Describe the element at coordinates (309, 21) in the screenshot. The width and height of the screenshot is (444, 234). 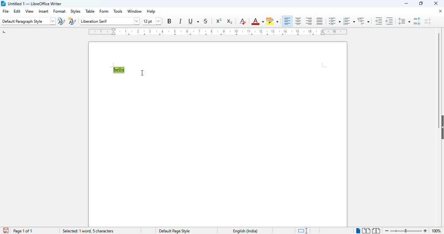
I see `align right` at that location.